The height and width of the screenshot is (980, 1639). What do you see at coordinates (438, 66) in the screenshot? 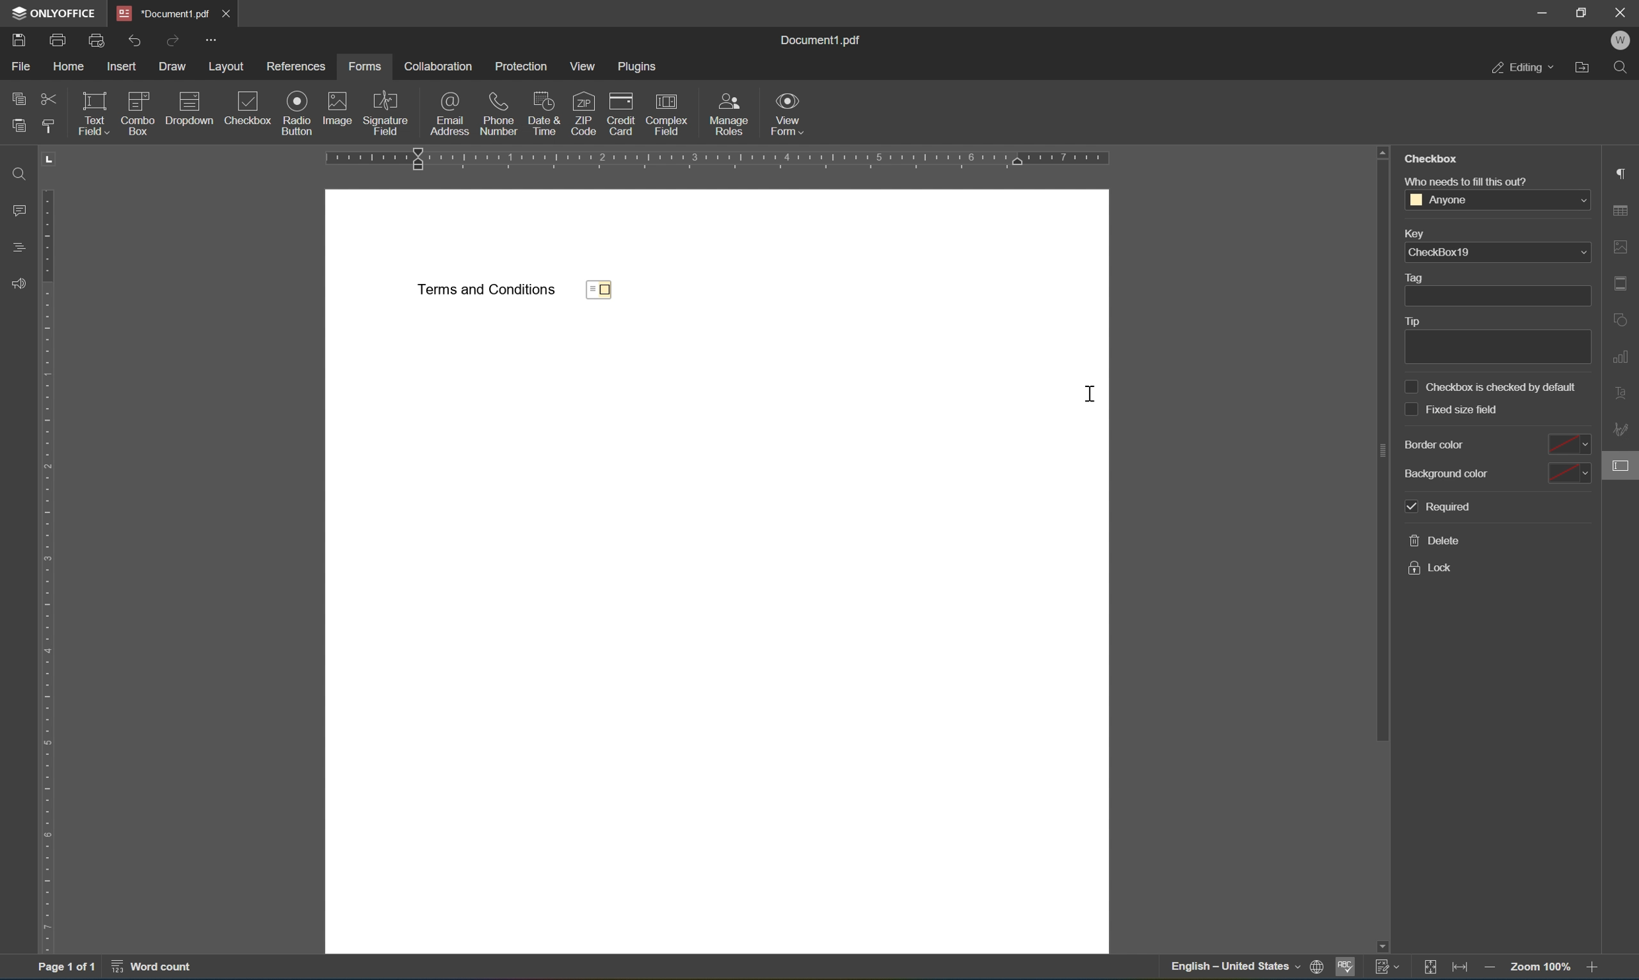
I see `collaboration` at bounding box center [438, 66].